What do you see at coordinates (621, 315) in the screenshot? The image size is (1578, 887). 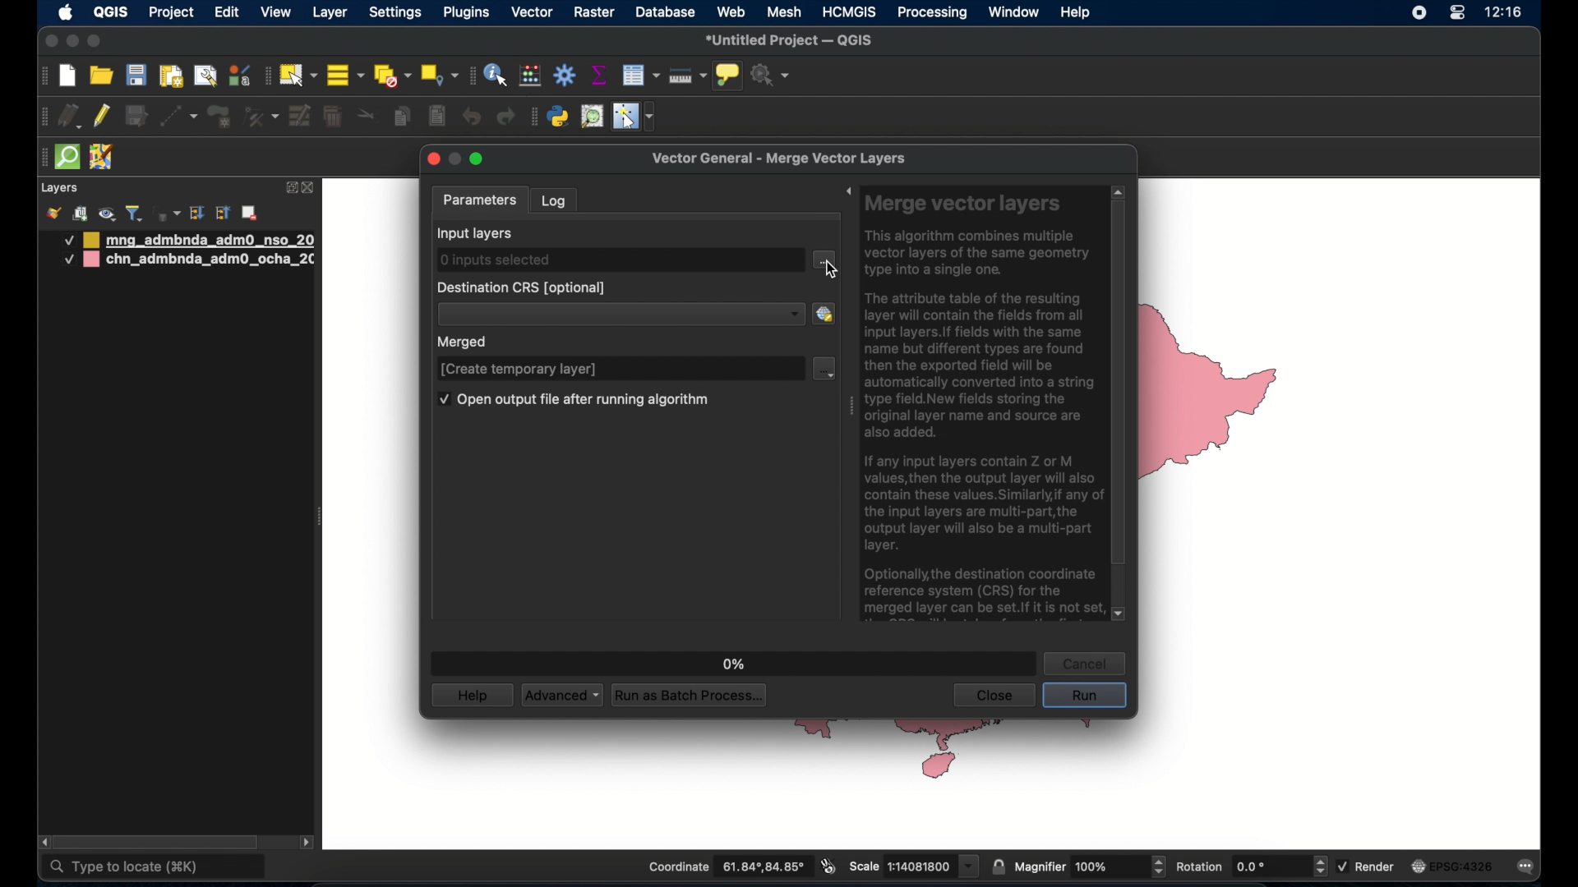 I see `dropdown menu` at bounding box center [621, 315].